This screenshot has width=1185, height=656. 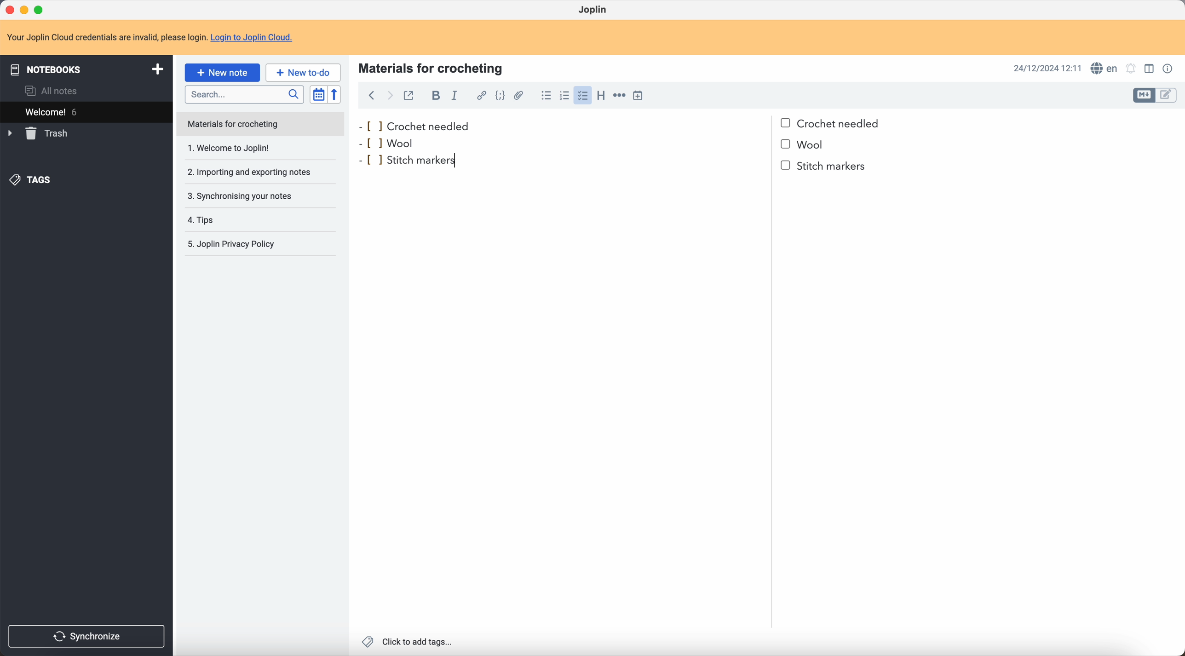 I want to click on bullet point, so click(x=370, y=160).